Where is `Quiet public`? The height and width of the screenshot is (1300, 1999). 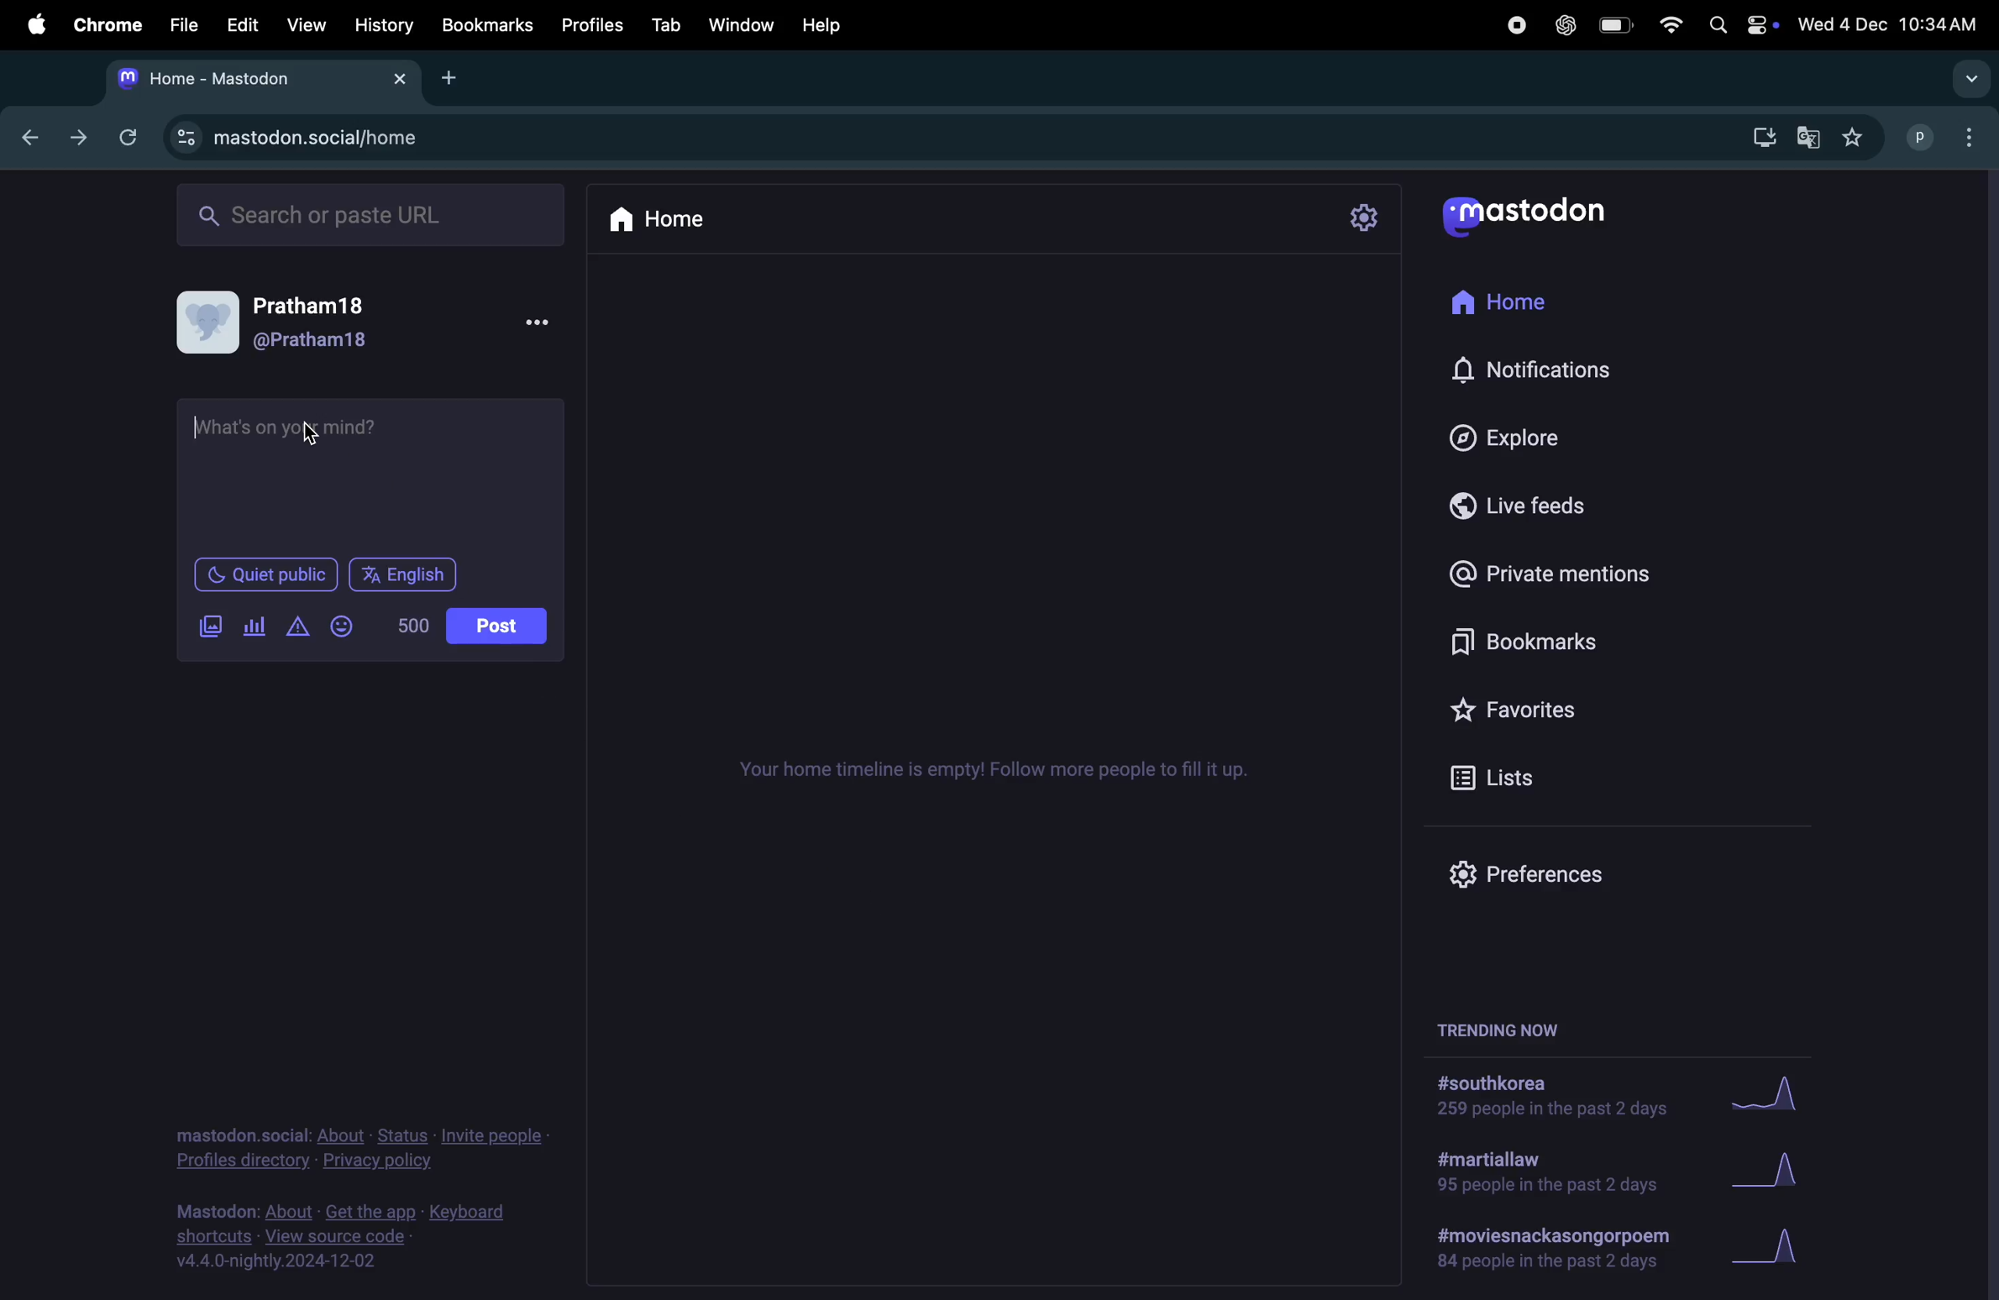
Quiet public is located at coordinates (268, 578).